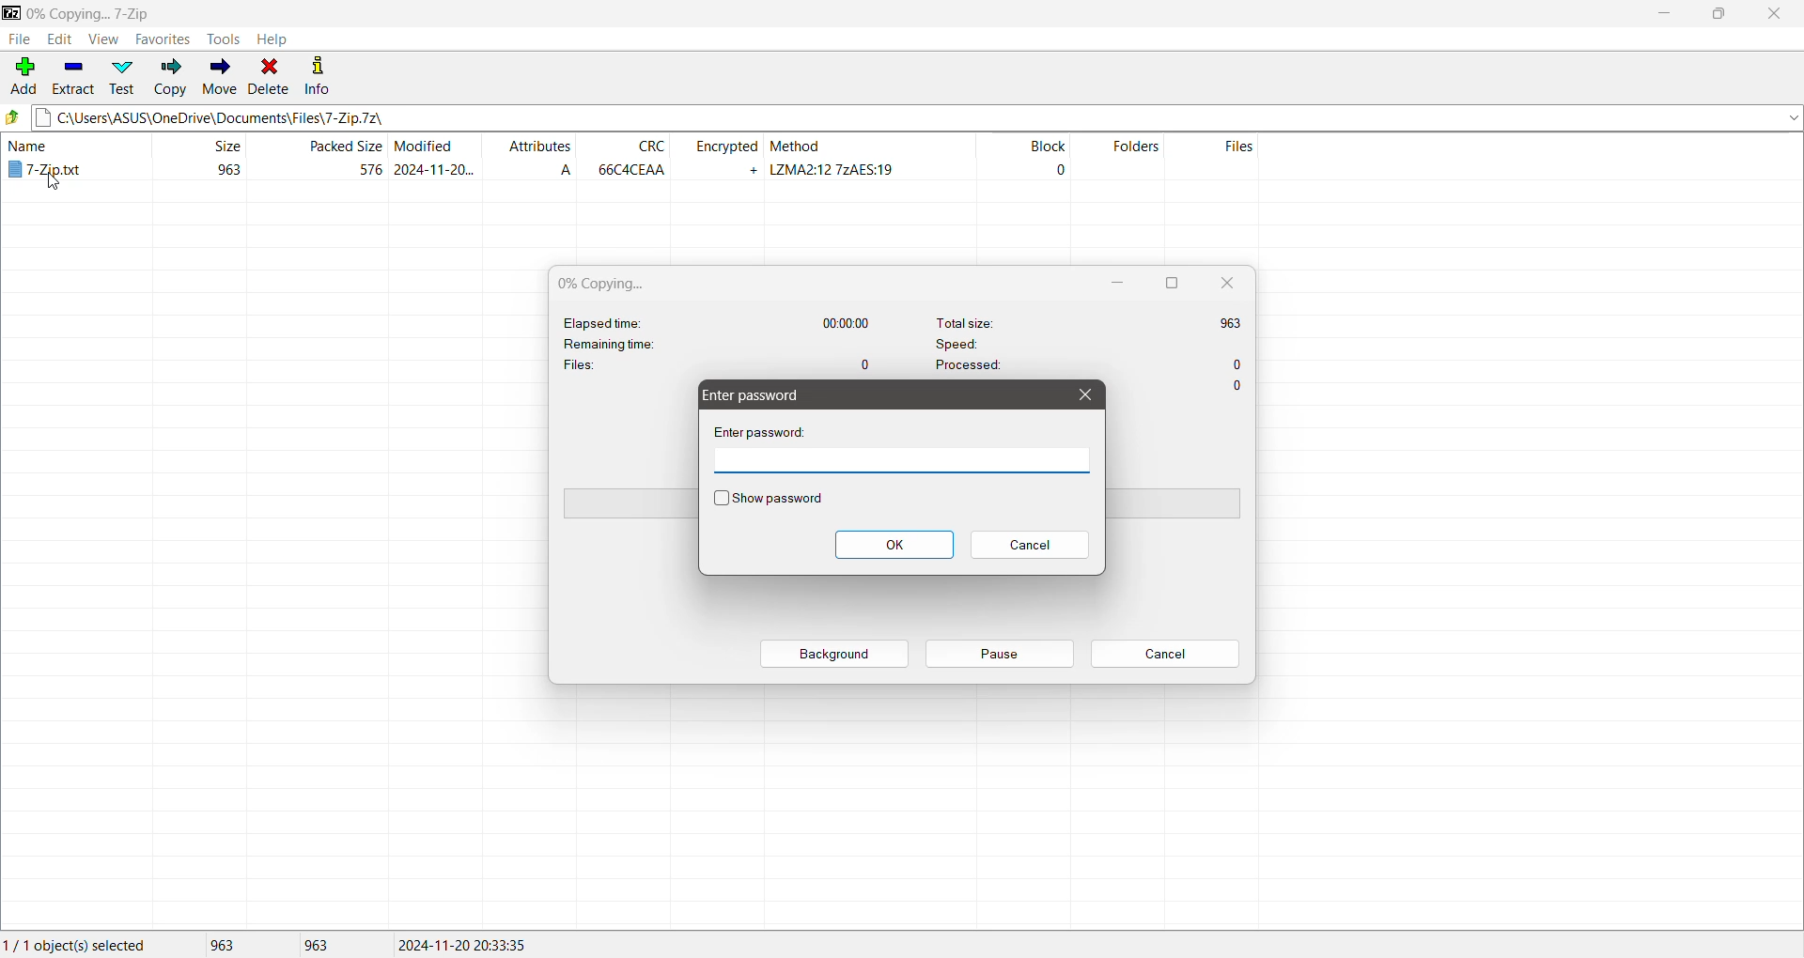  I want to click on Files, so click(719, 363).